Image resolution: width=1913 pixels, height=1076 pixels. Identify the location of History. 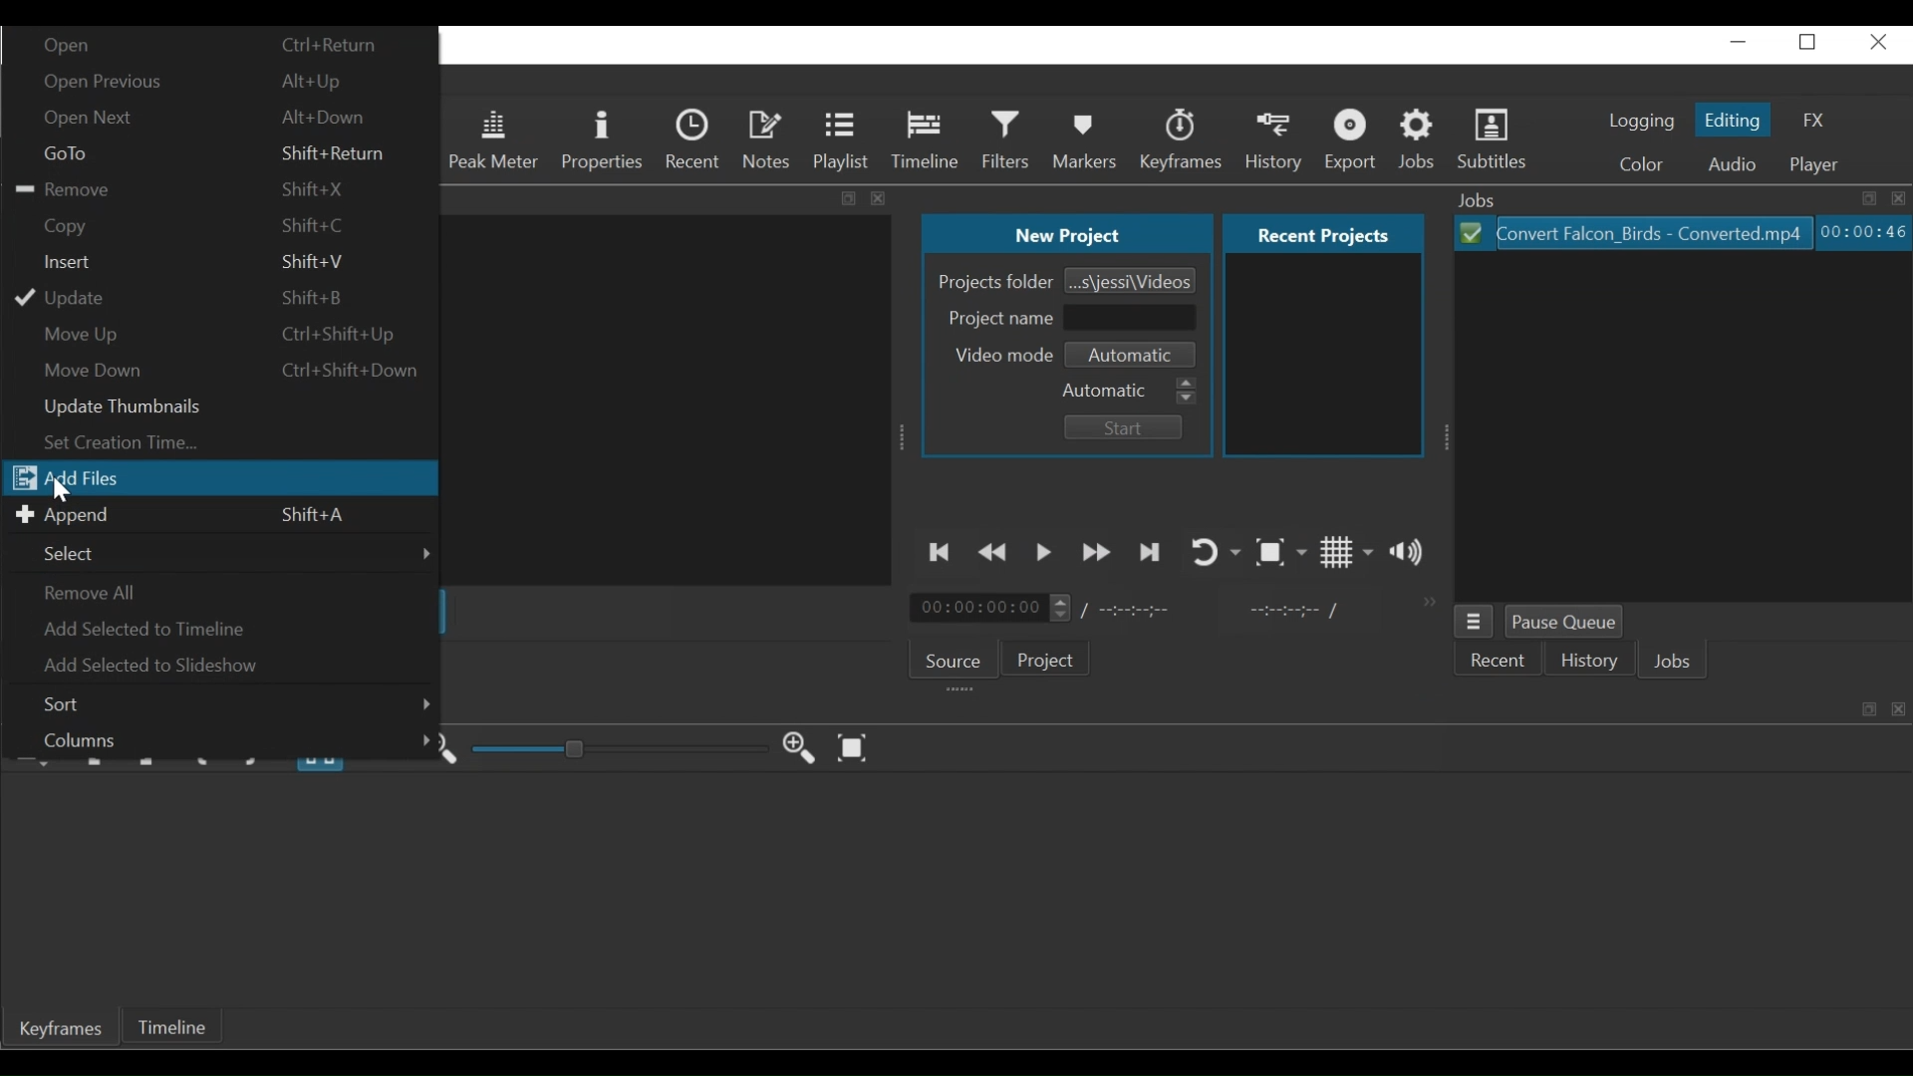
(1275, 142).